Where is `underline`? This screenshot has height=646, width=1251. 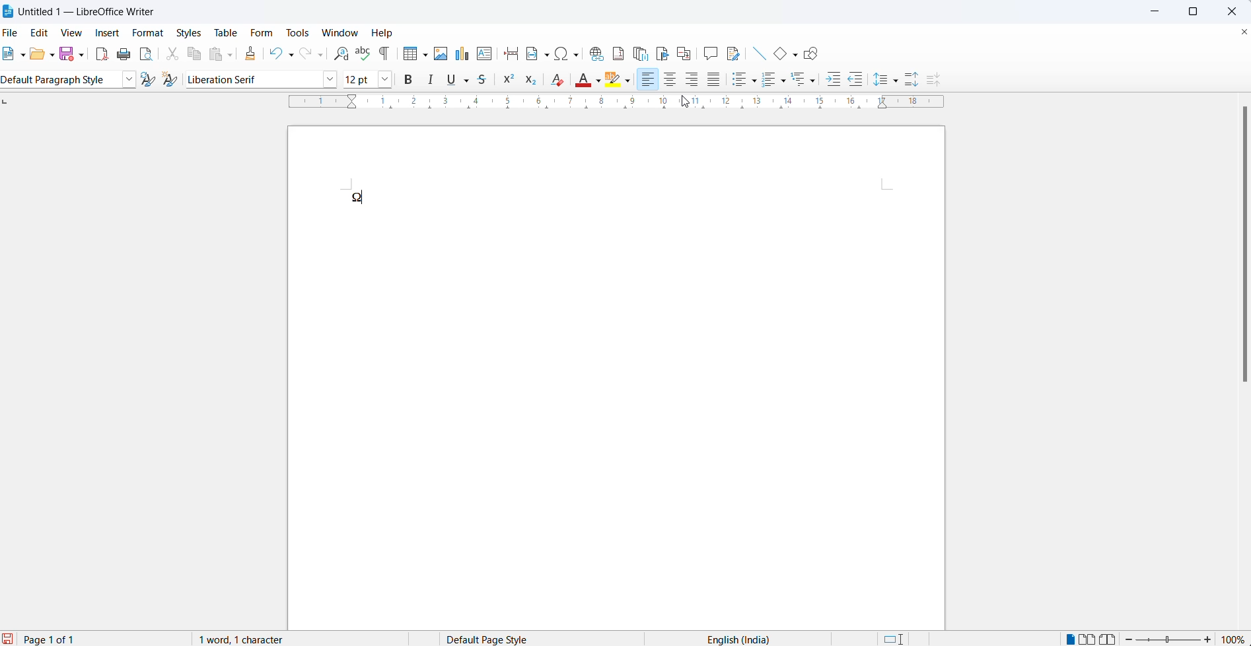 underline is located at coordinates (450, 79).